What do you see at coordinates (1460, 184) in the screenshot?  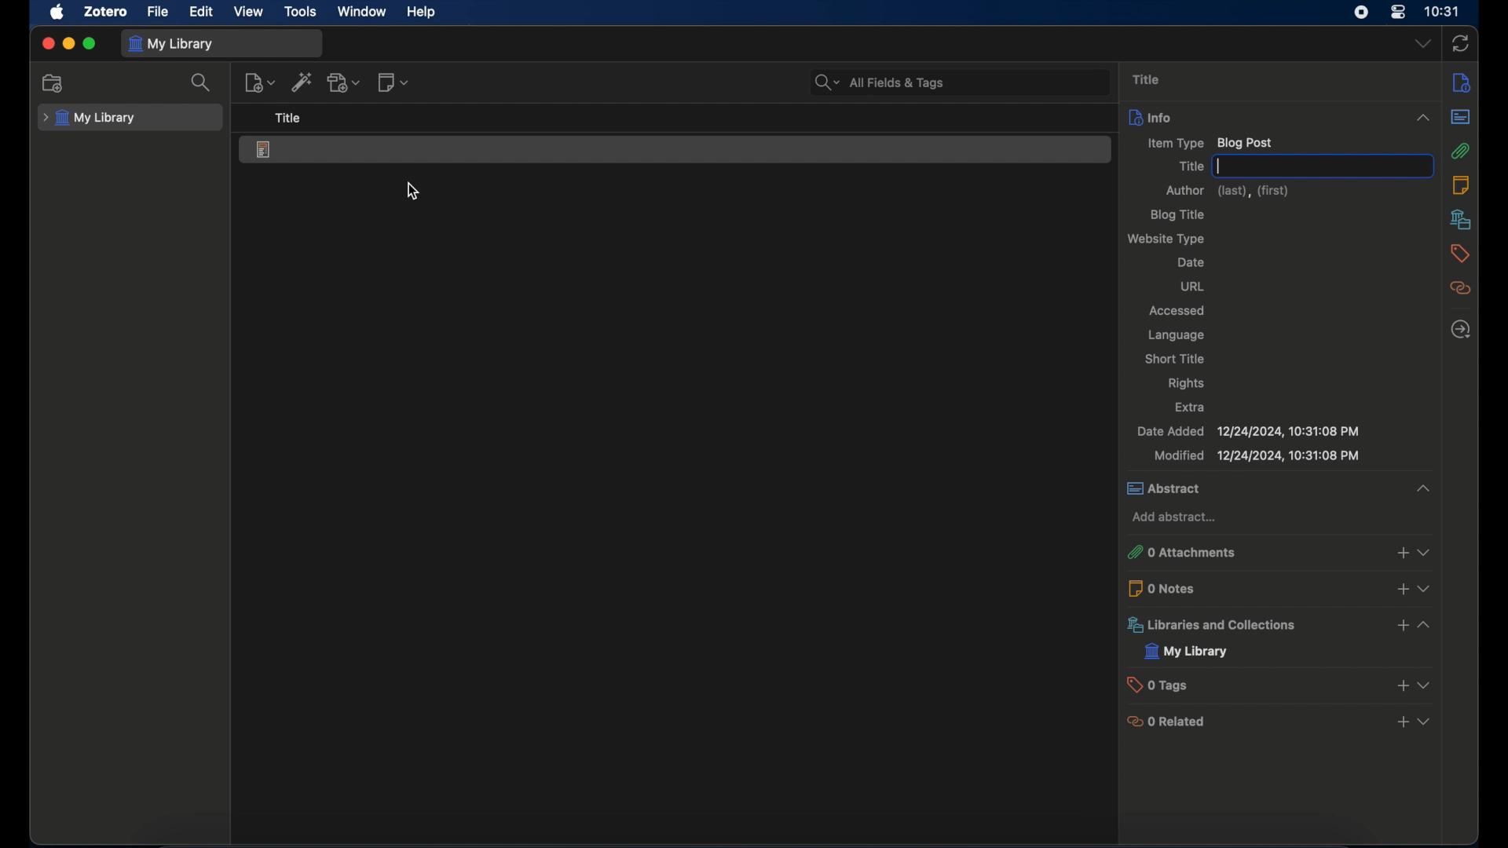 I see `notes` at bounding box center [1460, 184].